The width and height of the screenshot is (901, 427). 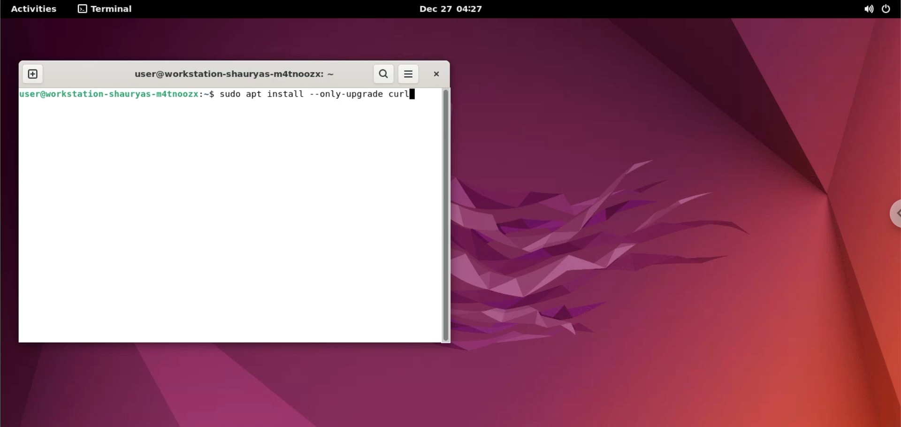 What do you see at coordinates (106, 9) in the screenshot?
I see `terminal` at bounding box center [106, 9].